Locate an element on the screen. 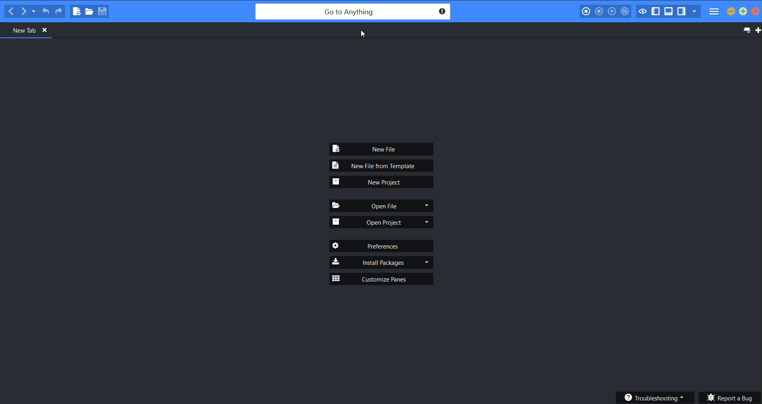  redo is located at coordinates (59, 10).